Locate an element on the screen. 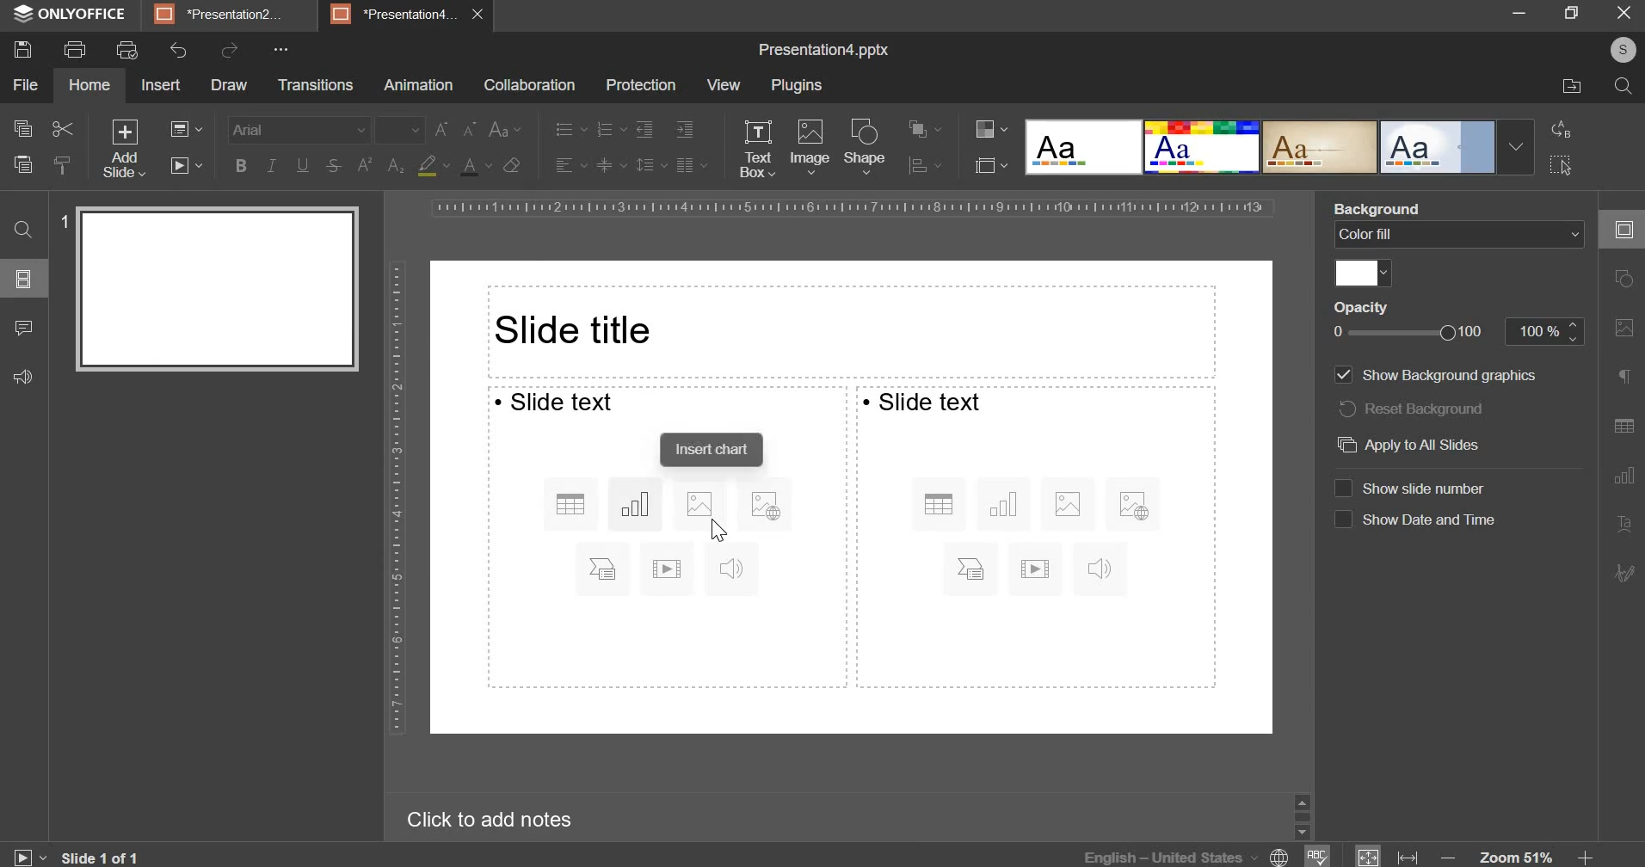 This screenshot has width=1645, height=867. paste is located at coordinates (22, 163).